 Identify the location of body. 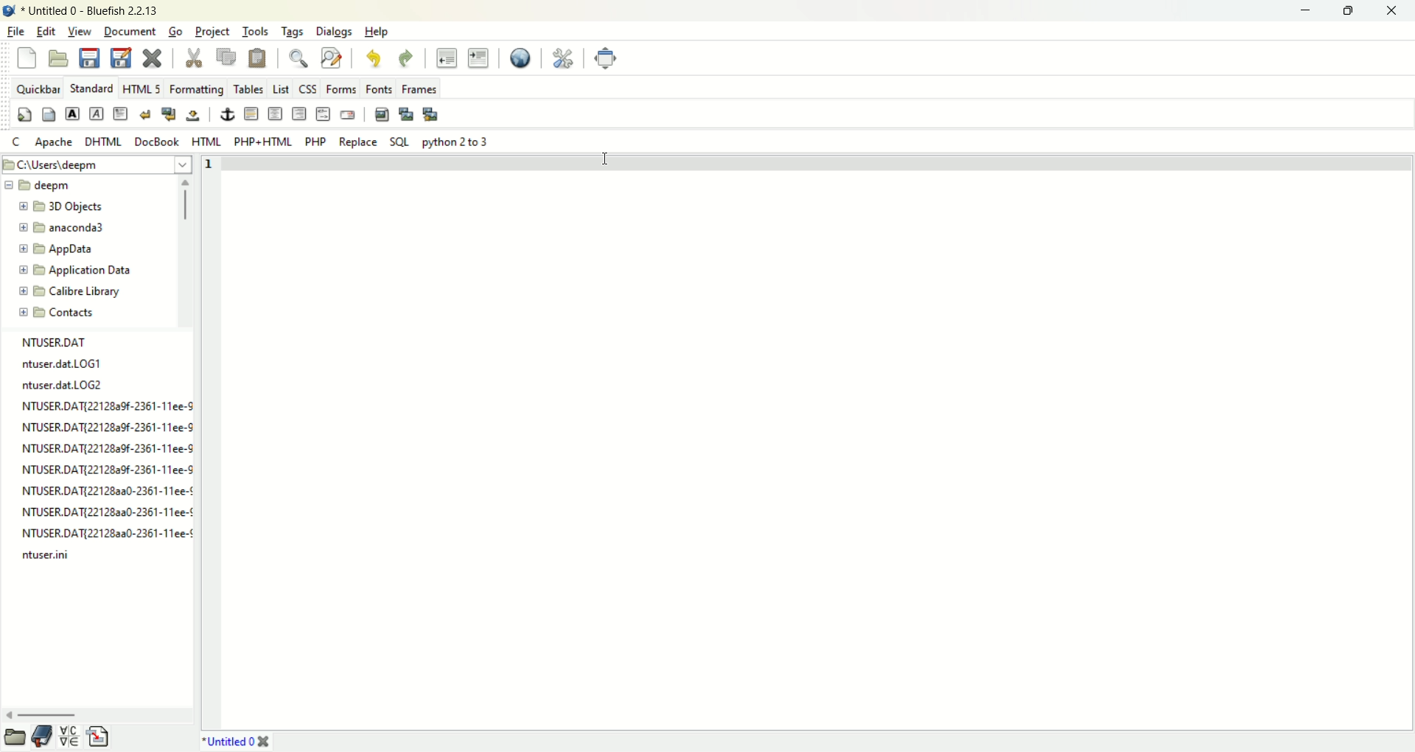
(51, 114).